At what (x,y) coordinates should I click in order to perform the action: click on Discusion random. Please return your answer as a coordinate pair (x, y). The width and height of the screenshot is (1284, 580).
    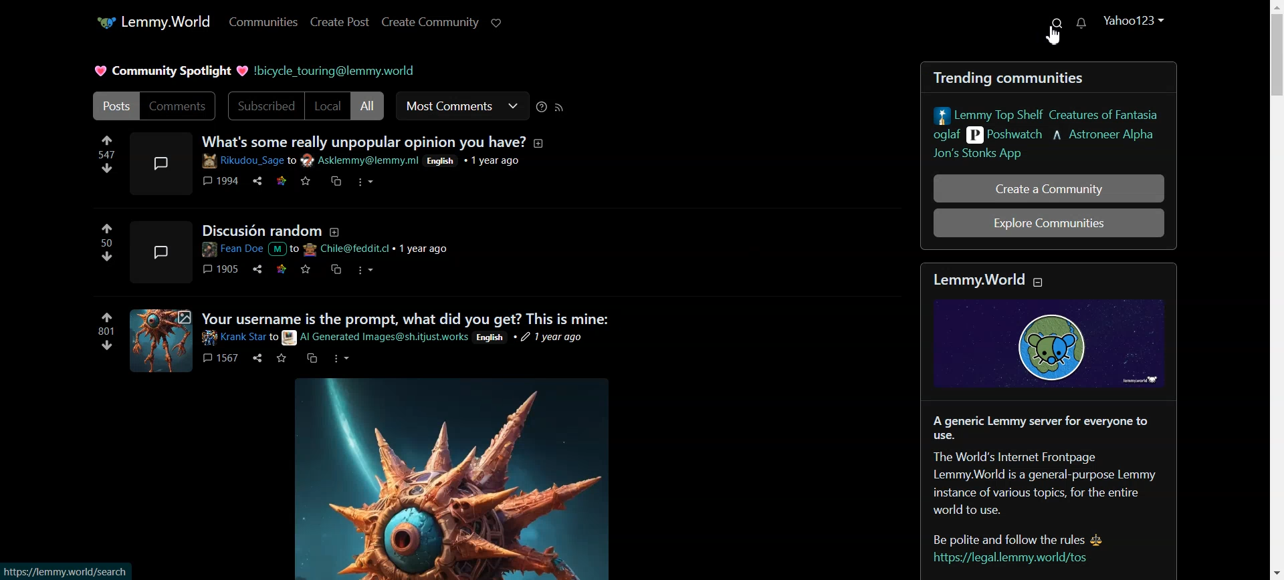
    Looking at the image, I should click on (276, 230).